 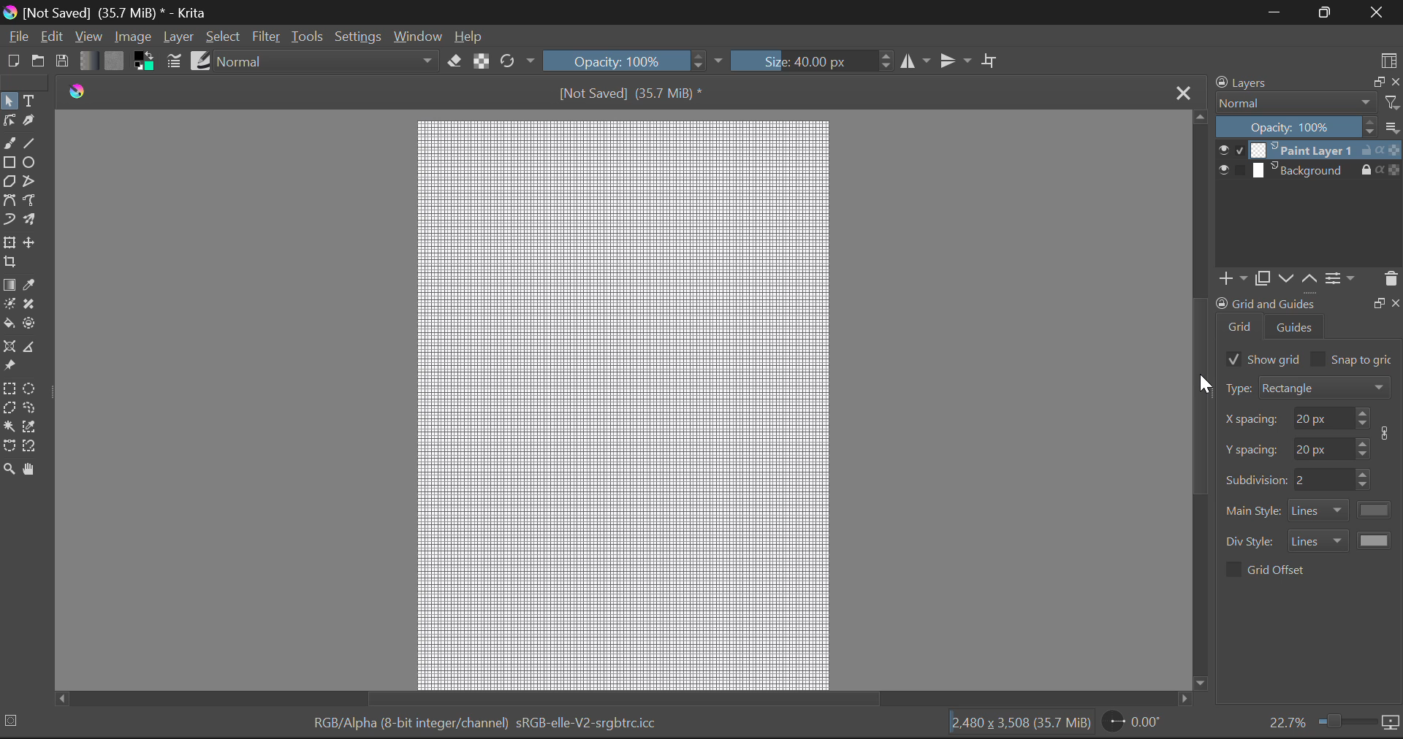 What do you see at coordinates (145, 61) in the screenshot?
I see `Colors in use` at bounding box center [145, 61].